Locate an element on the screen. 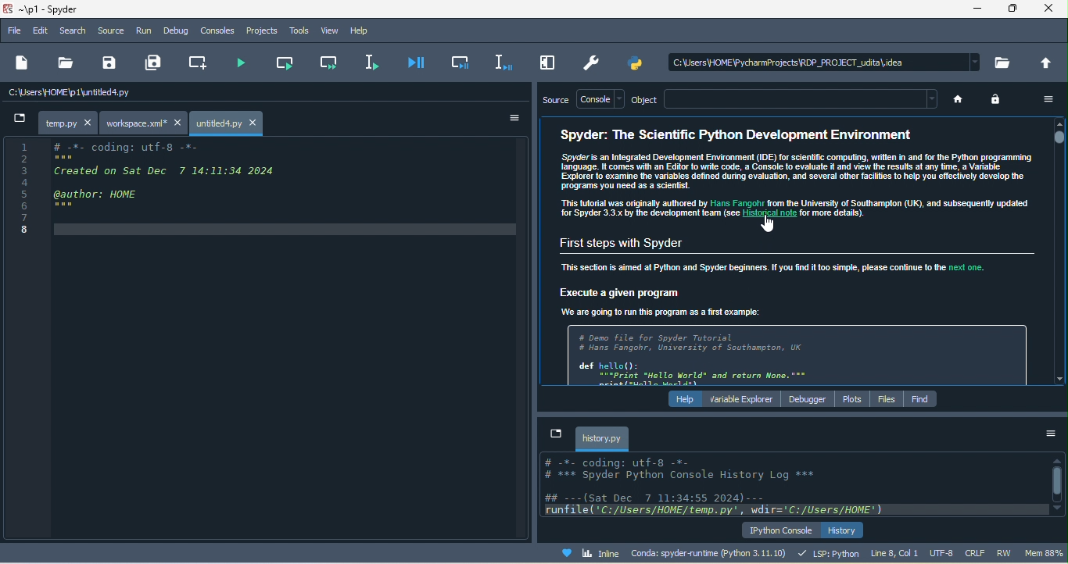  run is located at coordinates (144, 32).